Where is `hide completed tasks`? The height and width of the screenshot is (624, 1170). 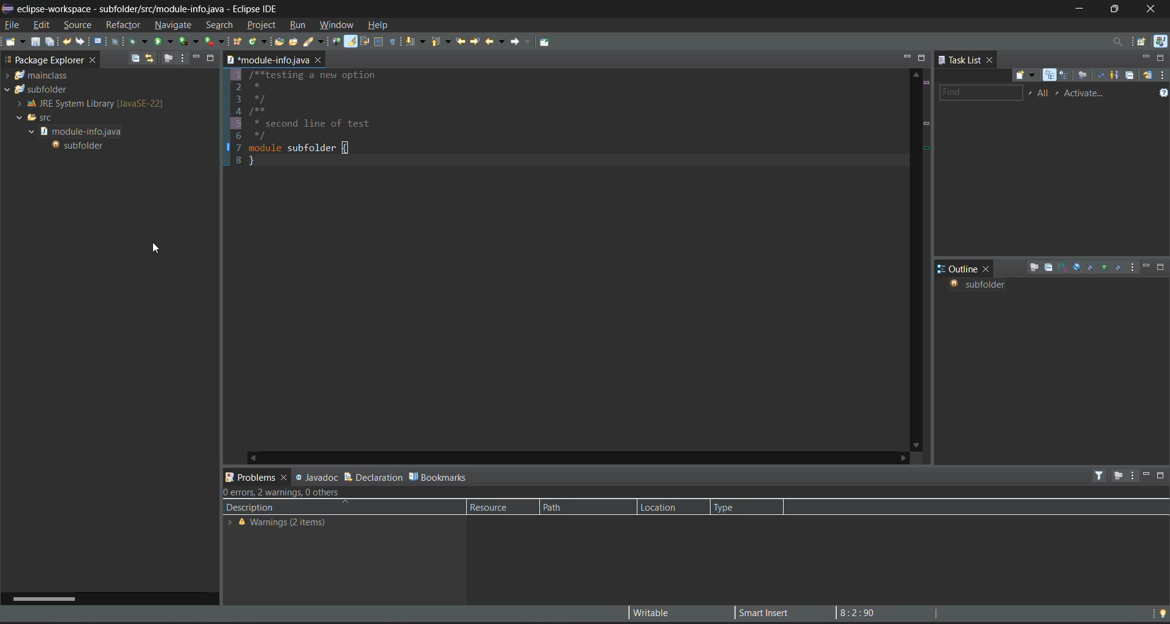 hide completed tasks is located at coordinates (1101, 76).